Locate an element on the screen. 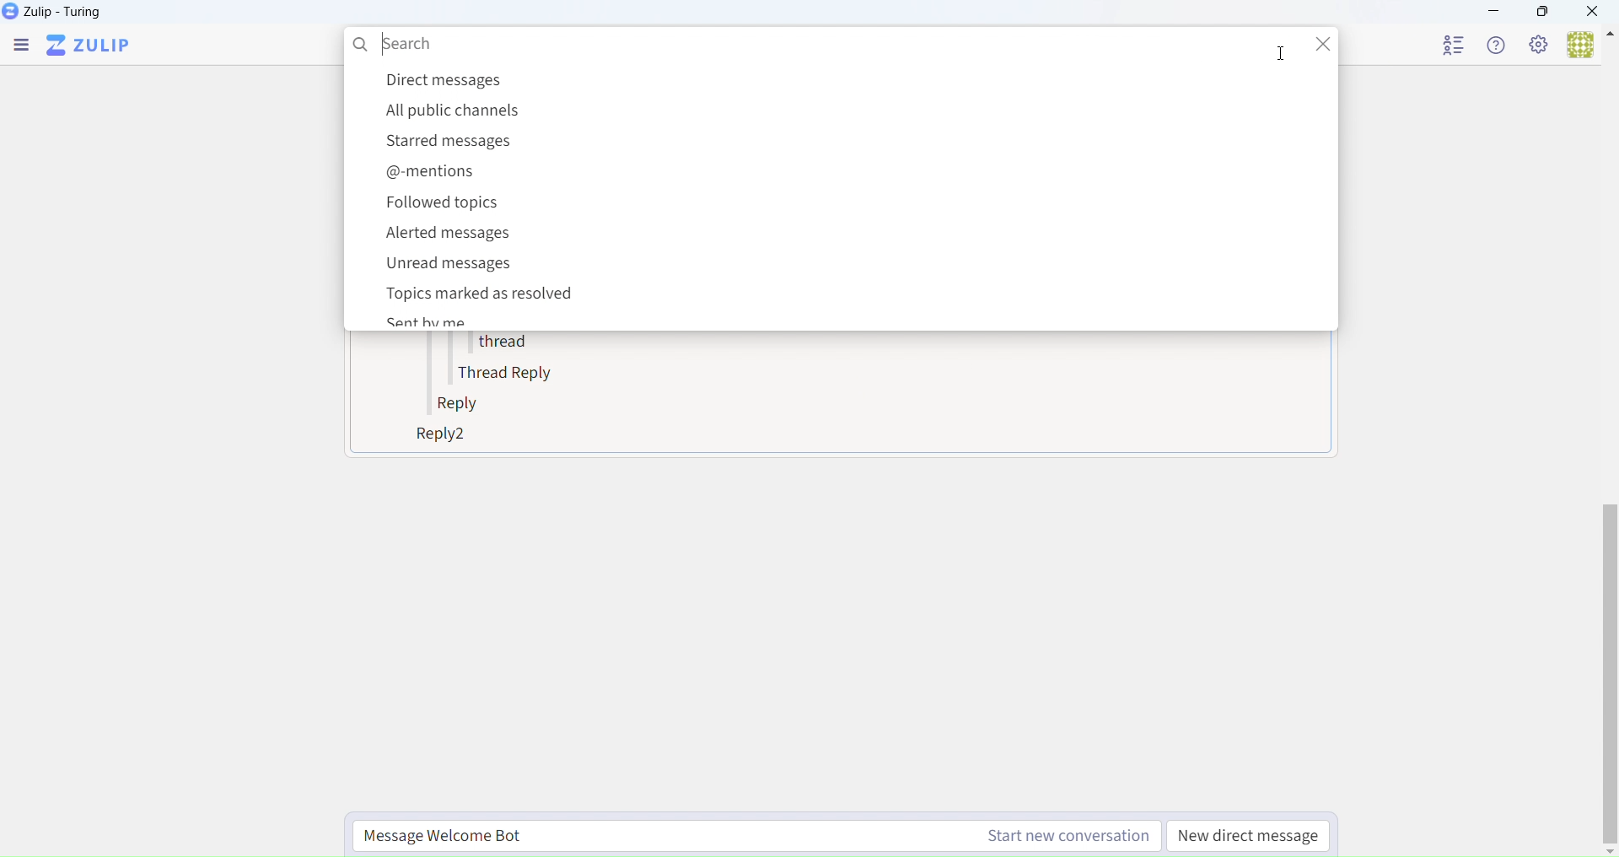 This screenshot has width=1619, height=857. Help is located at coordinates (1501, 46).